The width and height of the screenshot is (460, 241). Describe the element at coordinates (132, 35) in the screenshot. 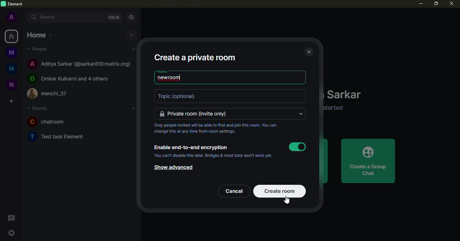

I see `add` at that location.